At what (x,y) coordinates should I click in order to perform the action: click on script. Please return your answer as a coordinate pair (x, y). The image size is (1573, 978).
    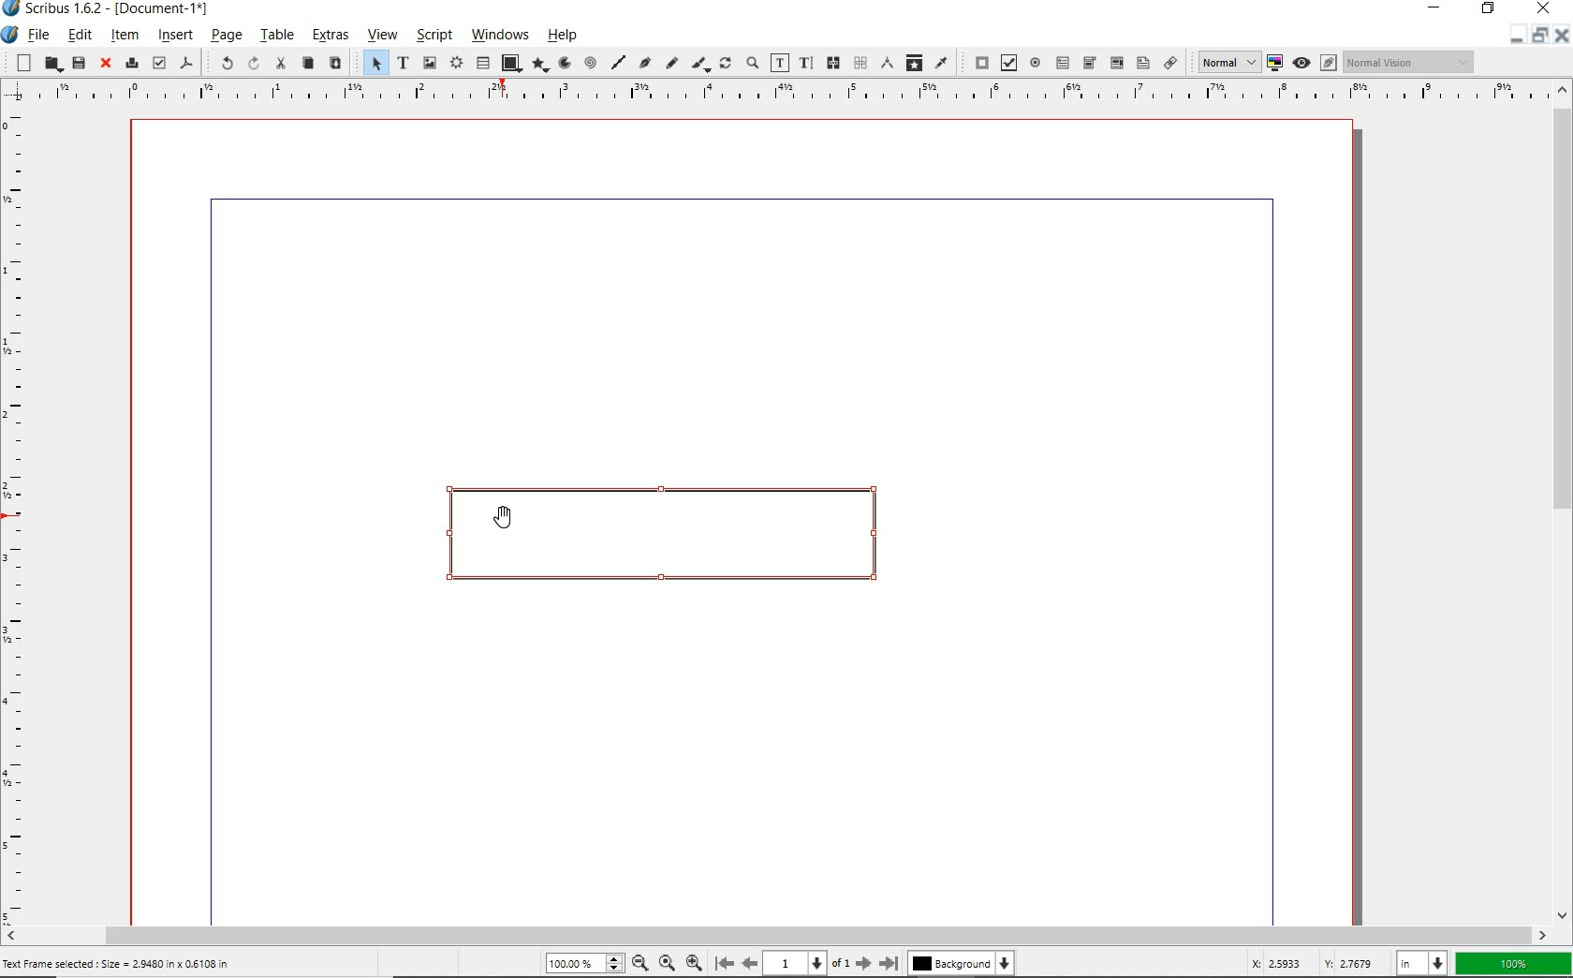
    Looking at the image, I should click on (432, 36).